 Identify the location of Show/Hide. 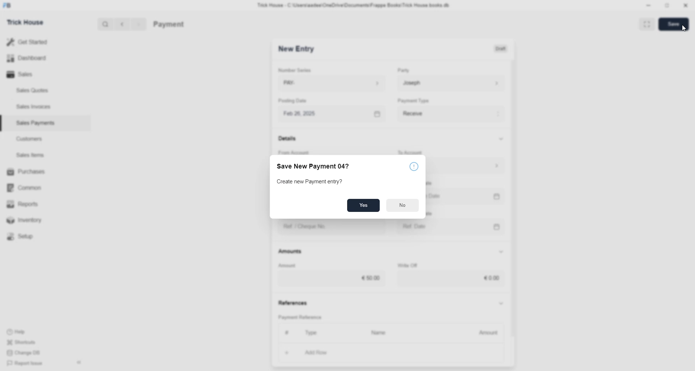
(501, 252).